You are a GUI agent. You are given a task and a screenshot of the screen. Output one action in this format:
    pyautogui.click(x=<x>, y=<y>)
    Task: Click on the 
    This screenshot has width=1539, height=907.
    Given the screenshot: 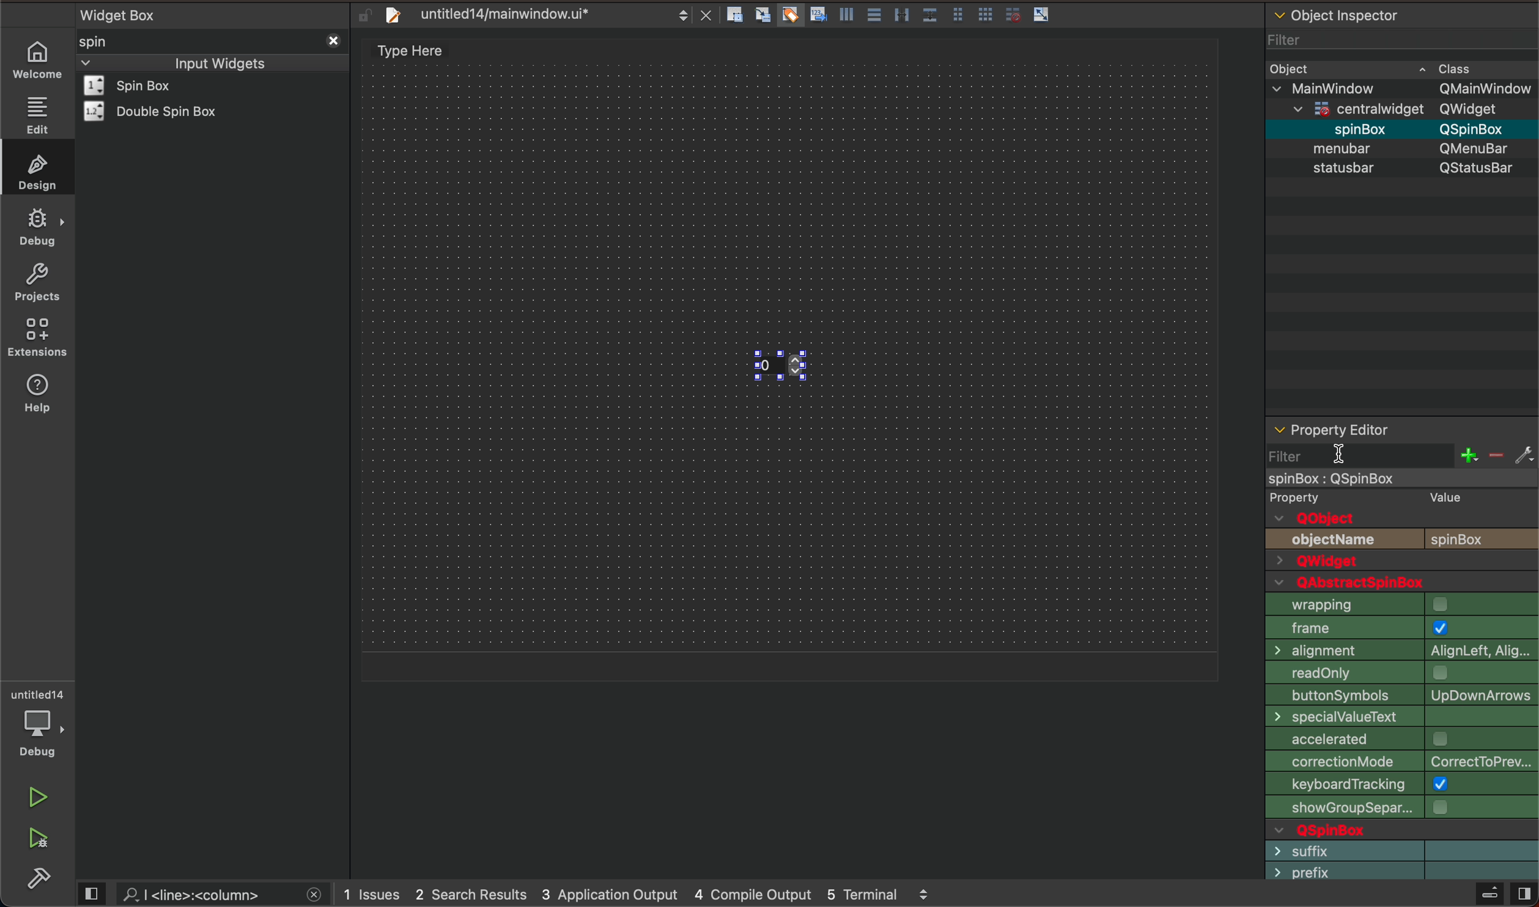 What is the action you would take?
    pyautogui.click(x=1366, y=106)
    